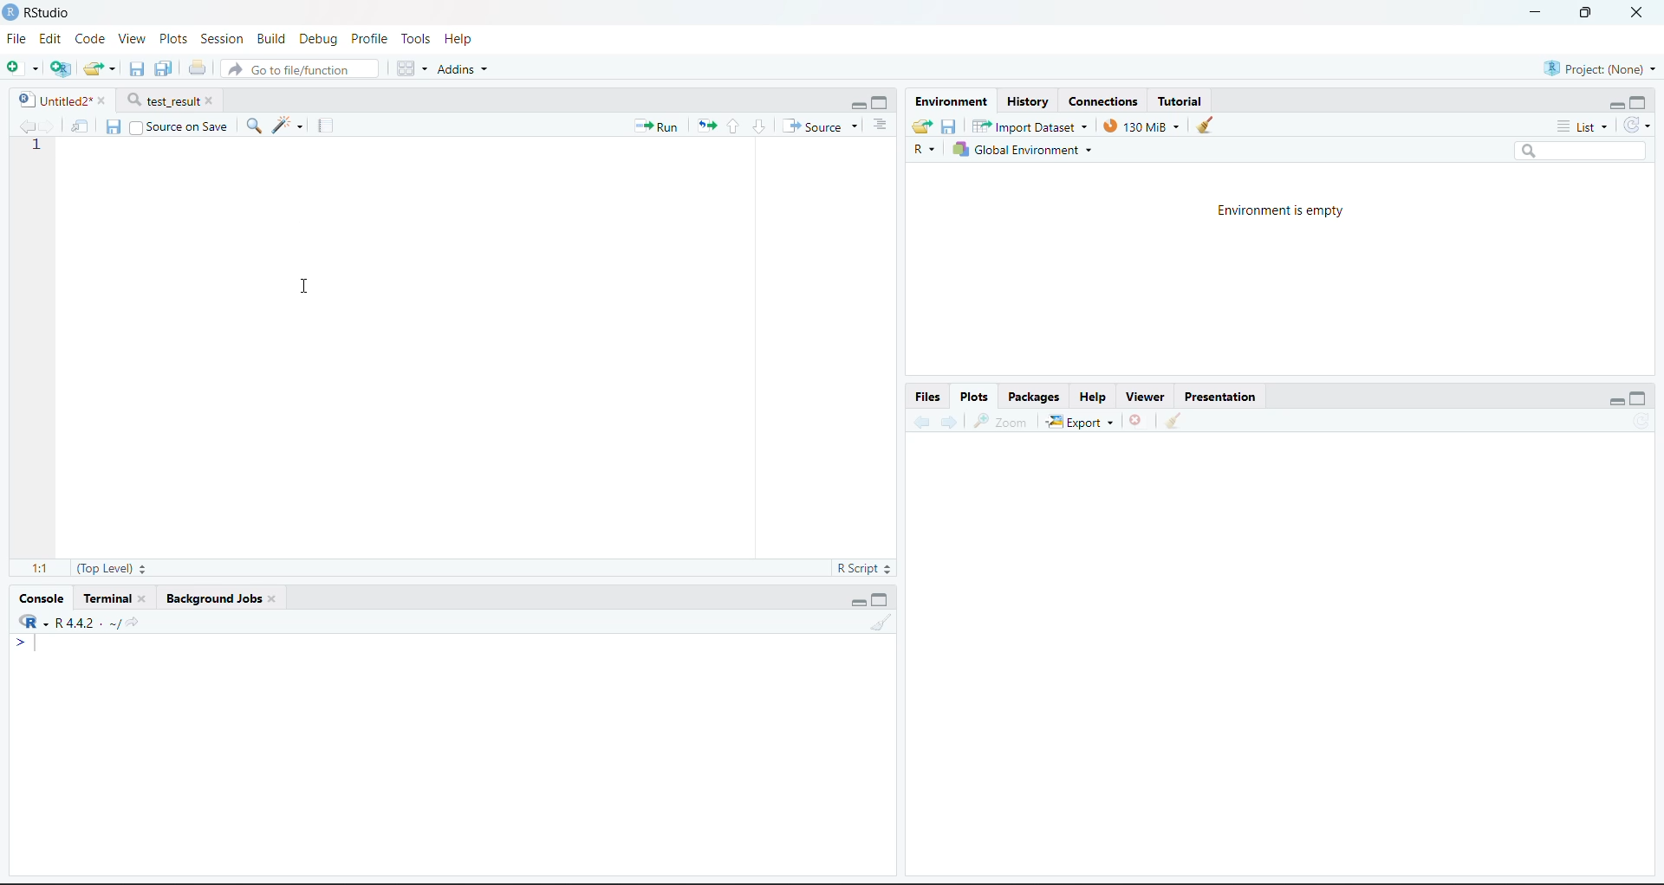  What do you see at coordinates (301, 69) in the screenshot?
I see `Go to file/function` at bounding box center [301, 69].